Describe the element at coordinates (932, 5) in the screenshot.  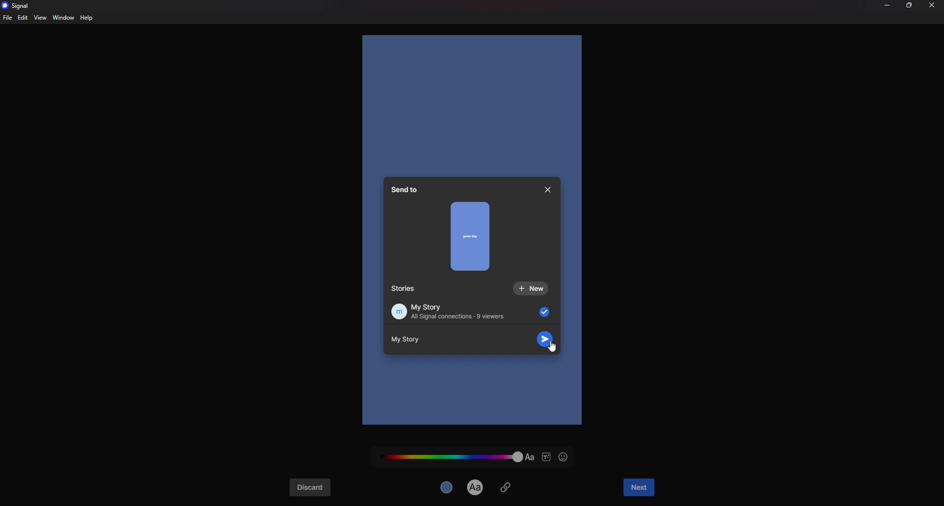
I see `close` at that location.